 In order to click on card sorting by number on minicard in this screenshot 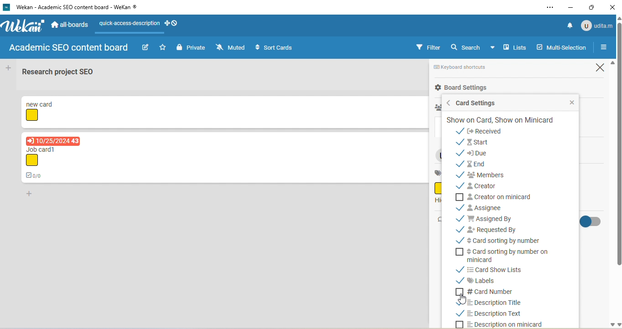, I will do `click(505, 256)`.